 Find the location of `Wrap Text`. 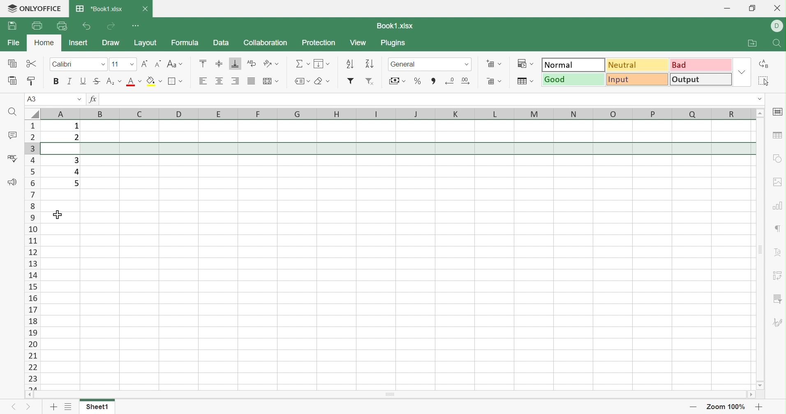

Wrap Text is located at coordinates (251, 62).